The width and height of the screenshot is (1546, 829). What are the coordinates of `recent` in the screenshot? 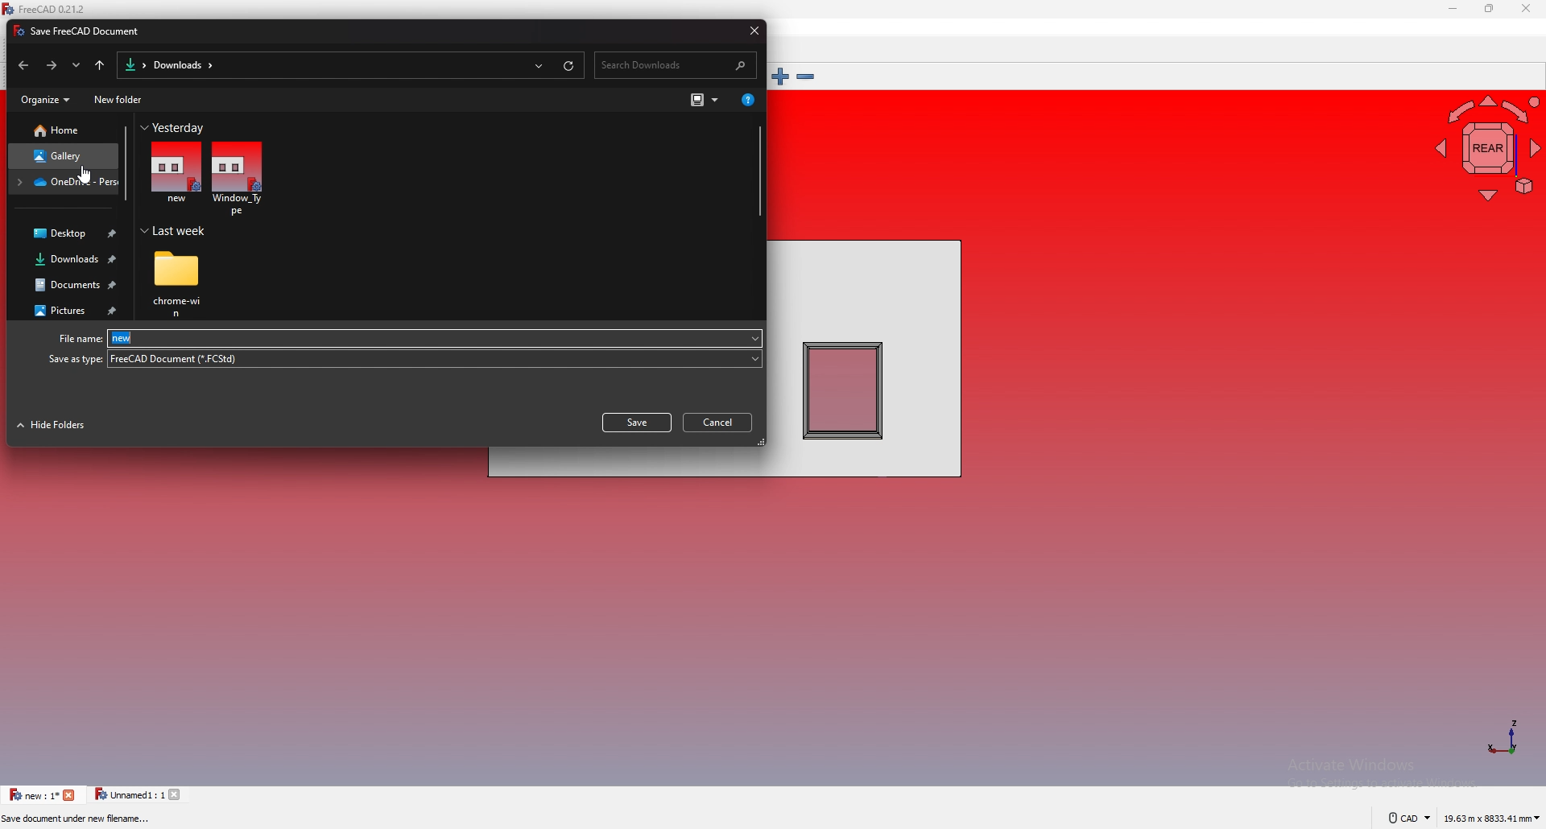 It's located at (75, 64).